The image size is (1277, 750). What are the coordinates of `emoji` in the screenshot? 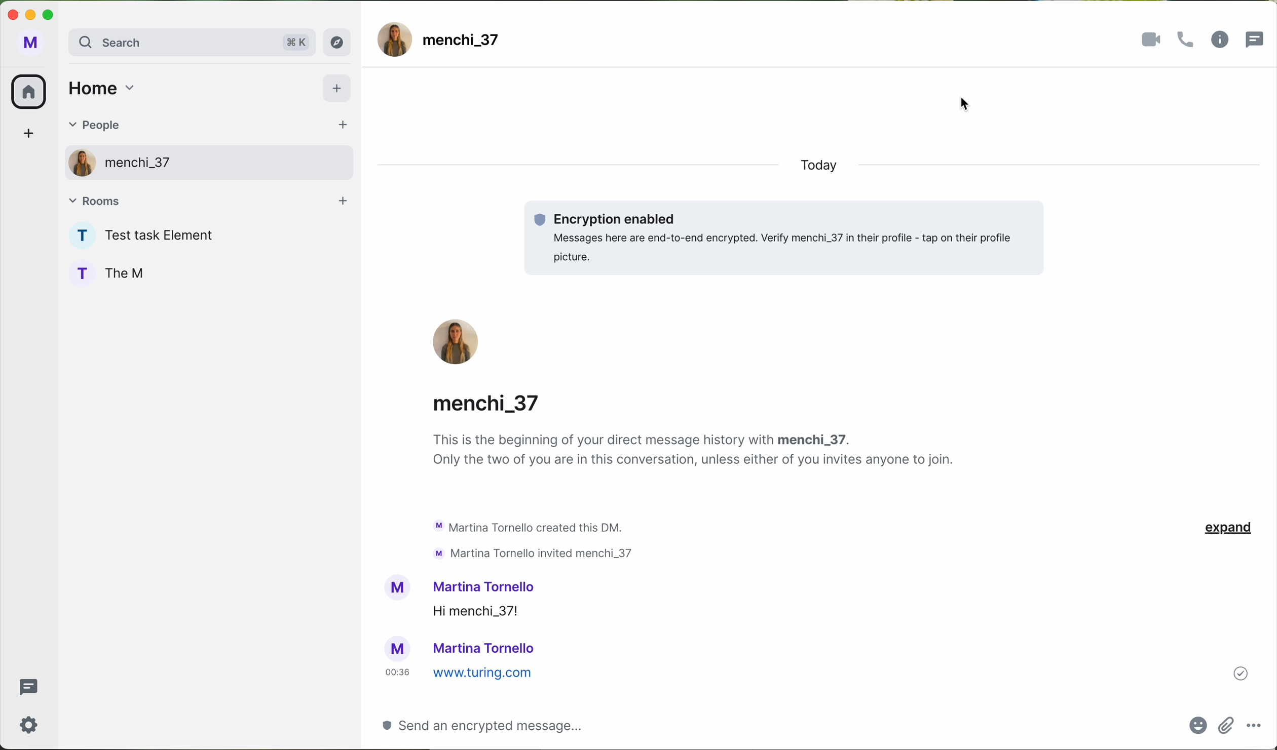 It's located at (1195, 726).